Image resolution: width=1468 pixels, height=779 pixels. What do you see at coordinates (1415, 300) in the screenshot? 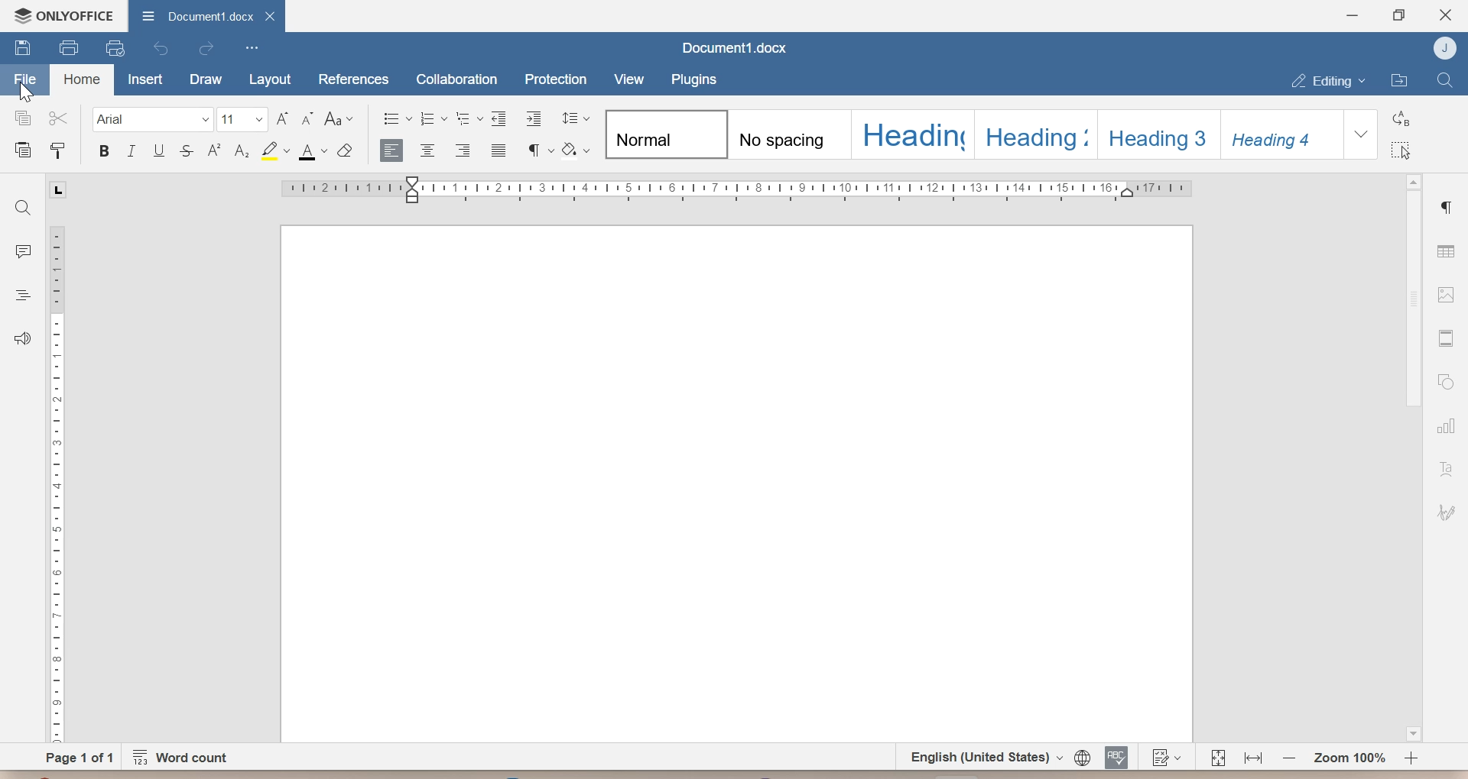
I see `Scrollbar` at bounding box center [1415, 300].